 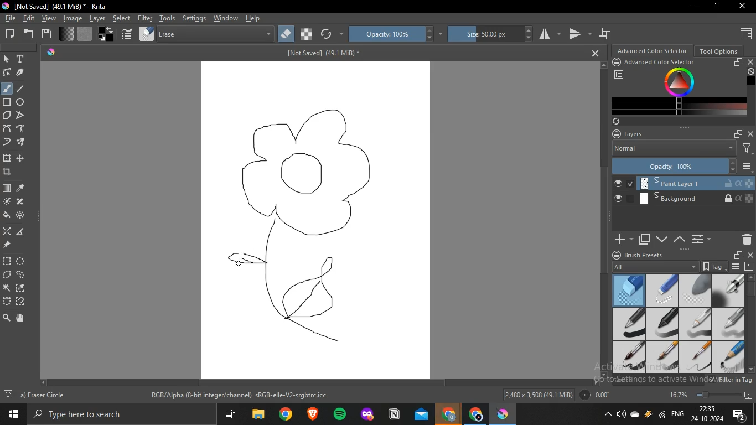 I want to click on edit, so click(x=28, y=19).